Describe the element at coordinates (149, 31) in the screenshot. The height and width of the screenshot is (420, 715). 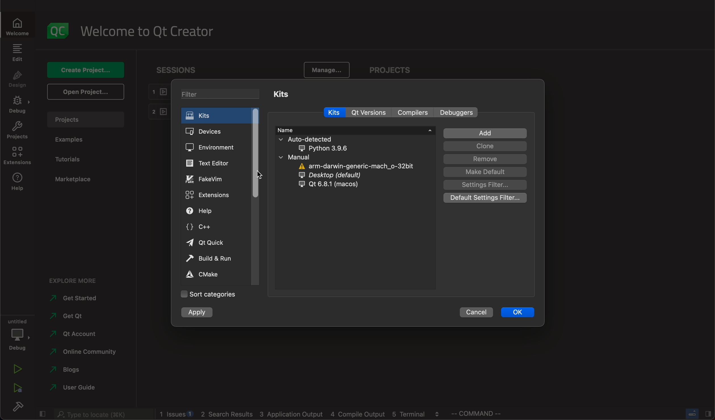
I see `welcome` at that location.